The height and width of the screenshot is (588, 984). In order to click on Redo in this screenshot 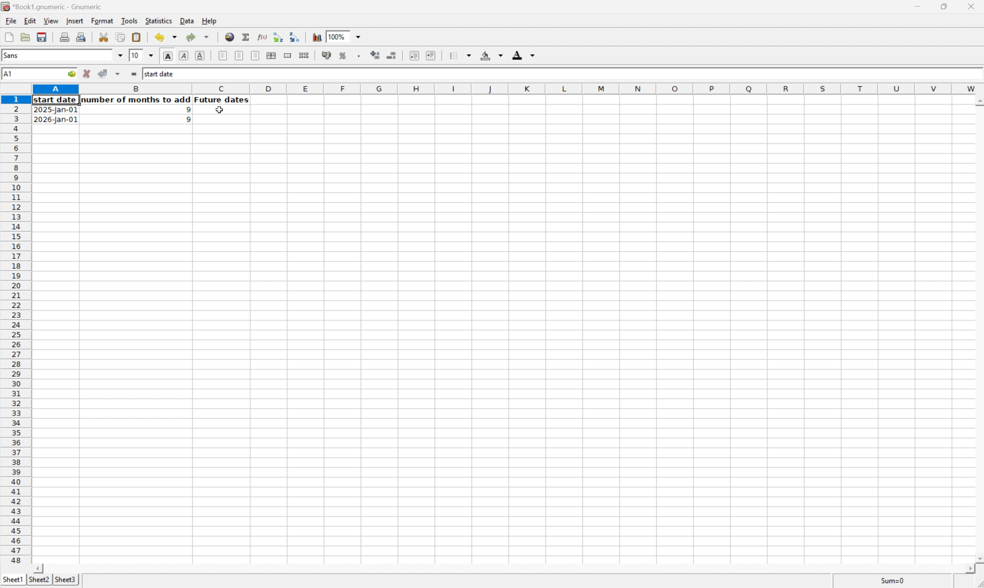, I will do `click(197, 36)`.